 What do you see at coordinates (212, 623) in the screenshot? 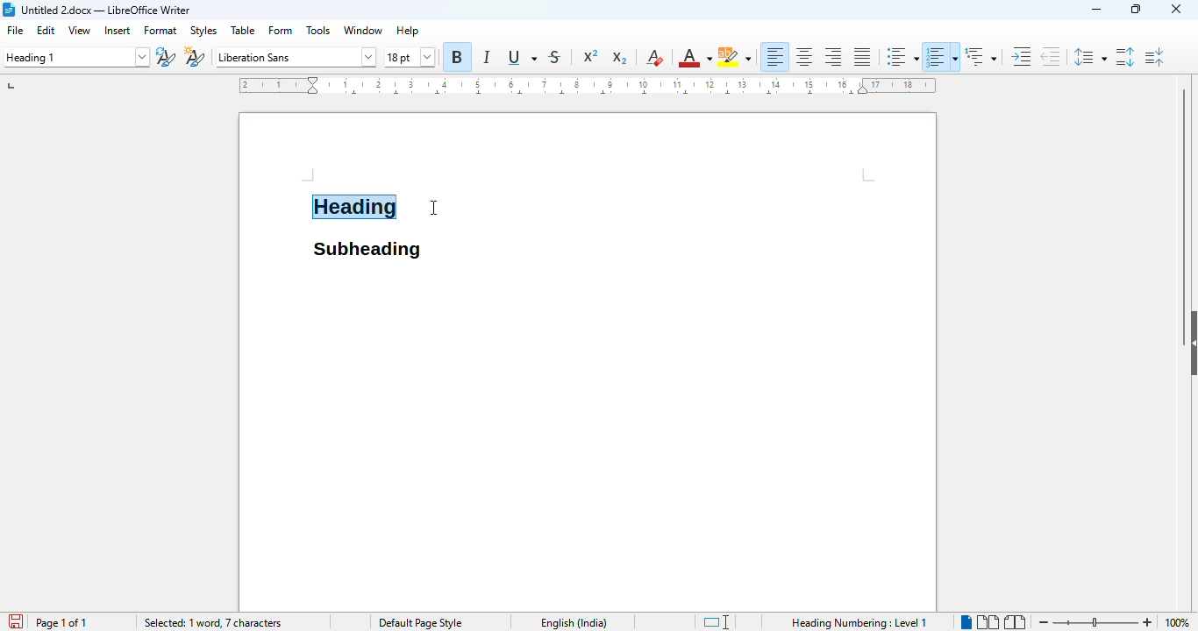
I see `selected: 1 word, 7 characters` at bounding box center [212, 623].